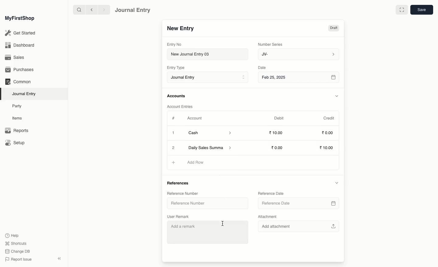 Image resolution: width=438 pixels, height=267 pixels. I want to click on Account Entries, so click(182, 107).